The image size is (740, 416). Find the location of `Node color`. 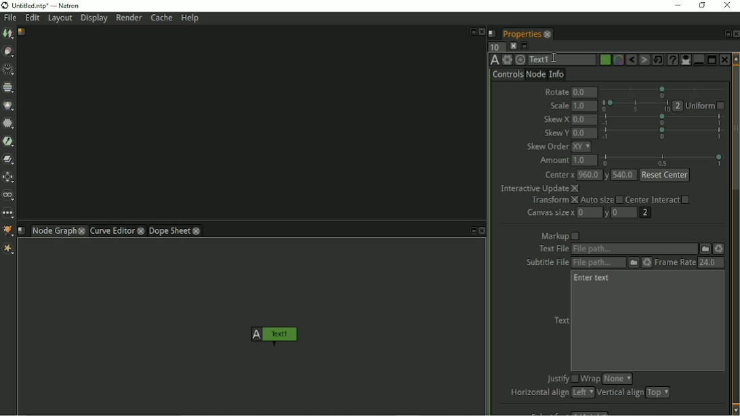

Node color is located at coordinates (604, 60).